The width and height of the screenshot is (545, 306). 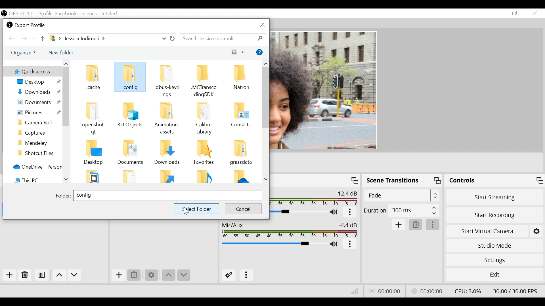 I want to click on Remove, so click(x=25, y=275).